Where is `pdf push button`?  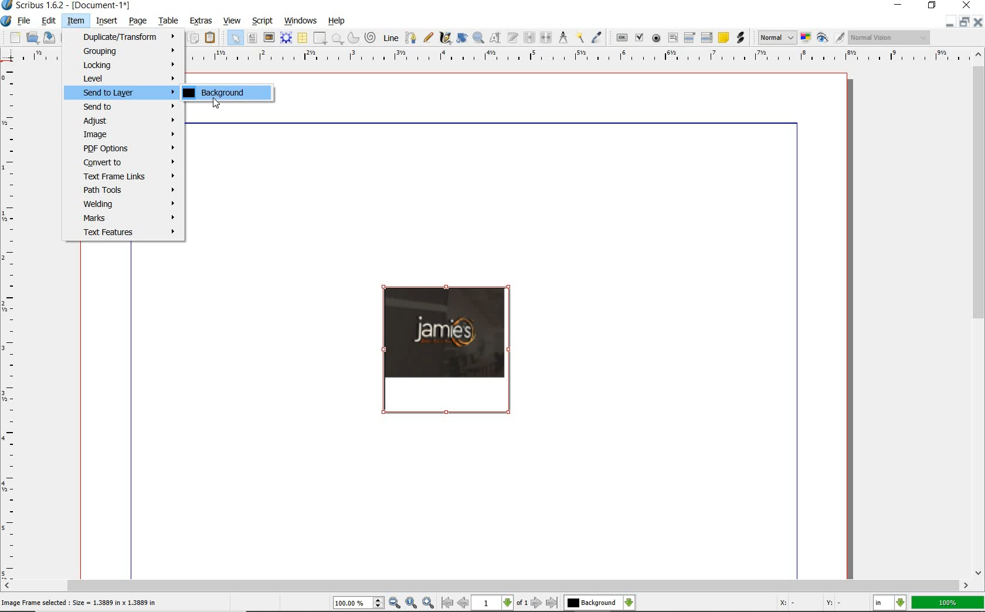
pdf push button is located at coordinates (621, 39).